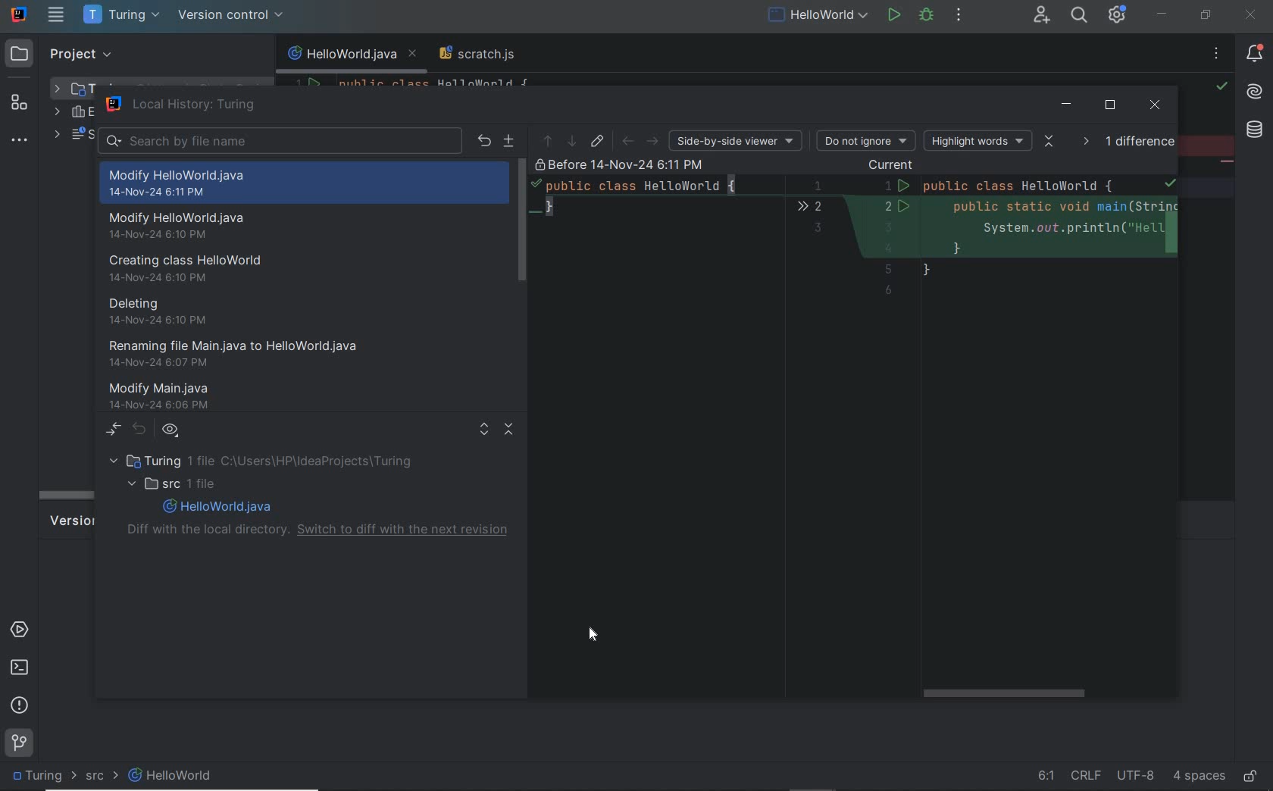 The image size is (1273, 791). What do you see at coordinates (169, 777) in the screenshot?
I see `file name` at bounding box center [169, 777].